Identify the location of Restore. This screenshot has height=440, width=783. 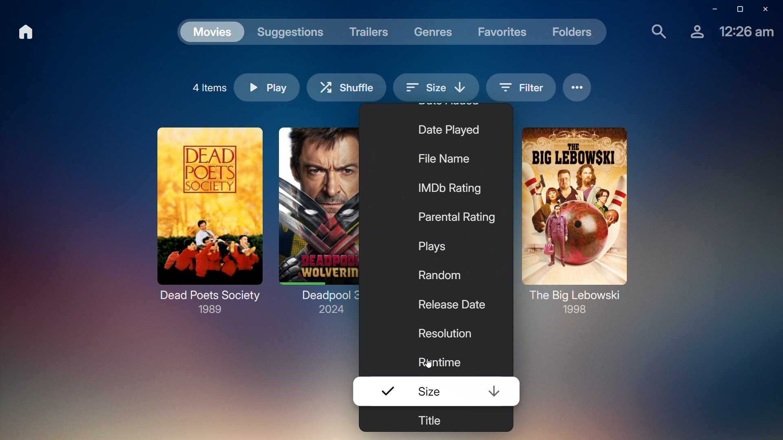
(737, 9).